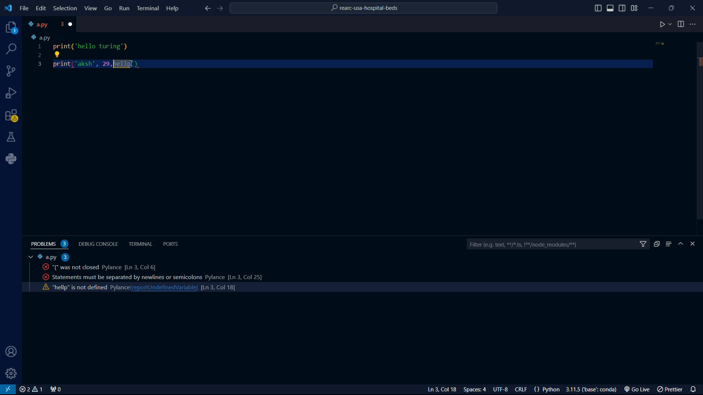 This screenshot has height=395, width=703. Describe the element at coordinates (14, 159) in the screenshot. I see `python` at that location.